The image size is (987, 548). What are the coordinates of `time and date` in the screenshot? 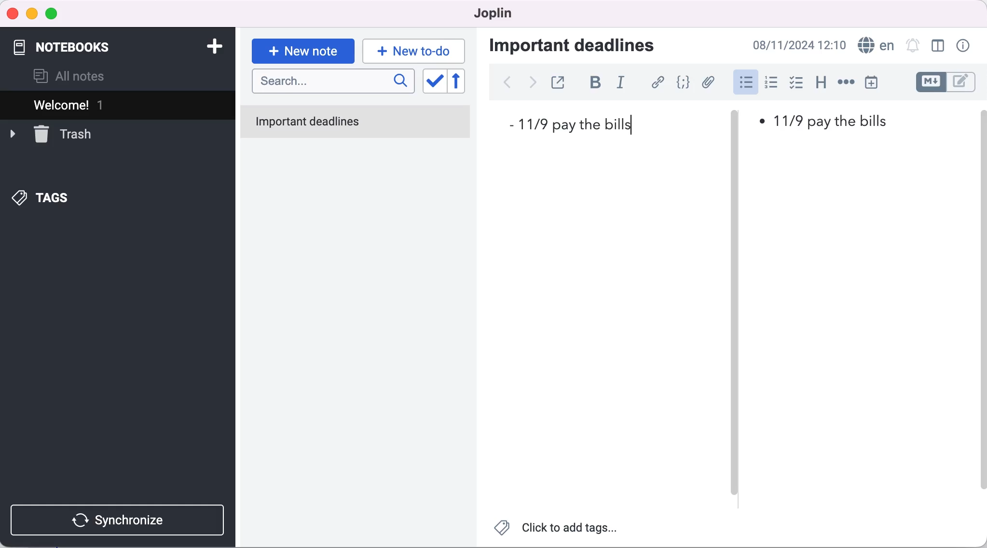 It's located at (801, 45).